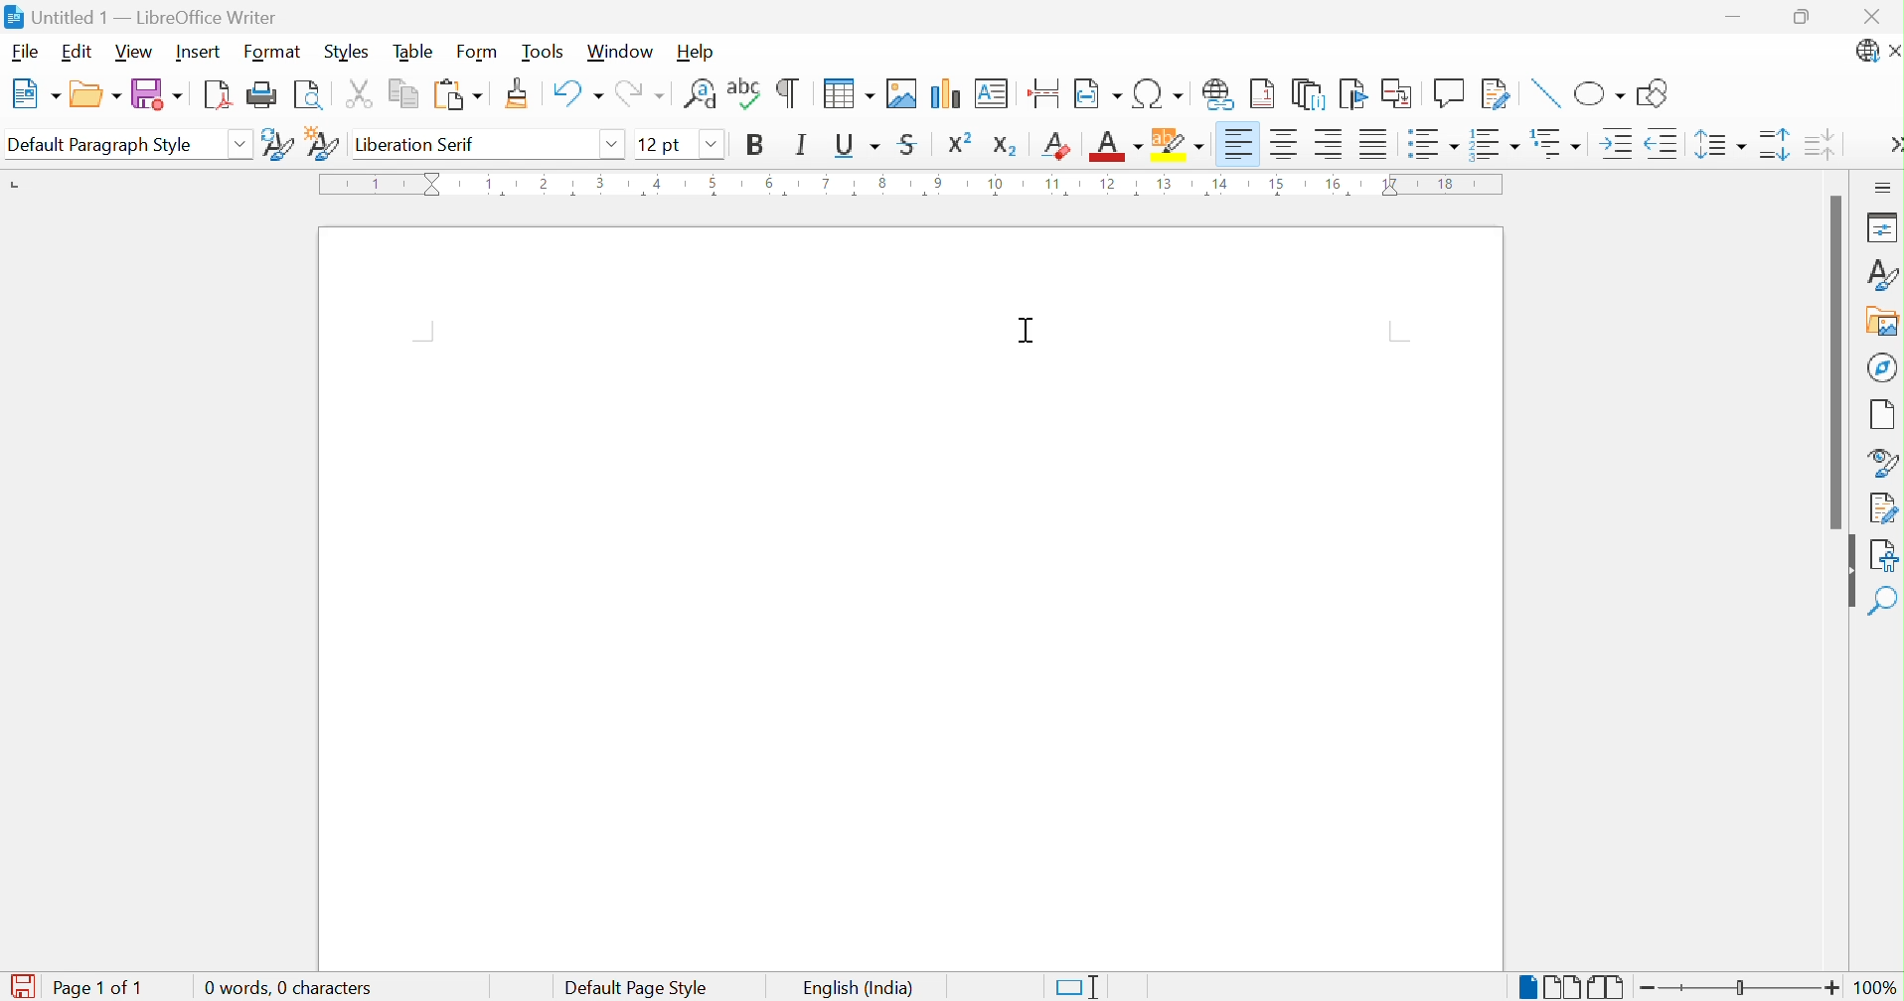 This screenshot has height=1001, width=1904. What do you see at coordinates (480, 53) in the screenshot?
I see `Form` at bounding box center [480, 53].